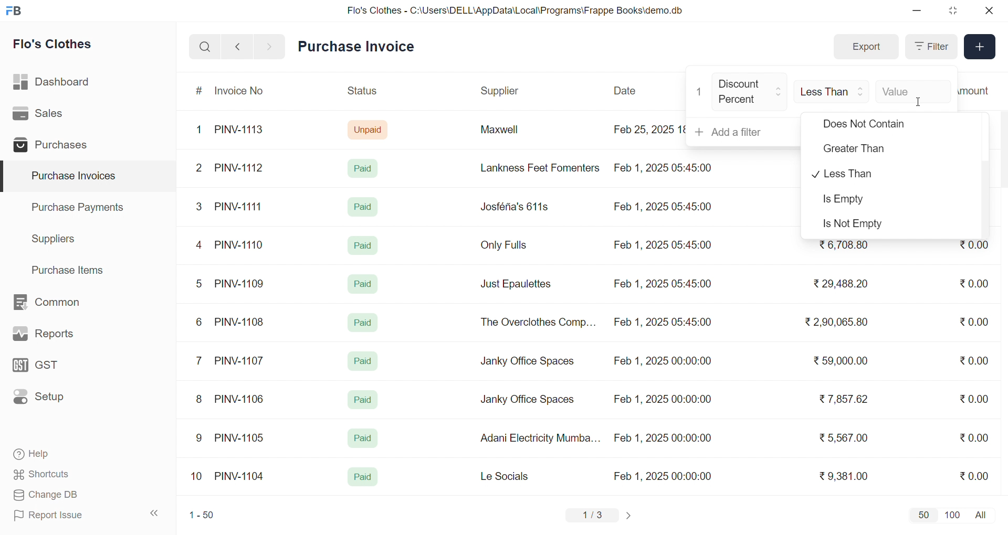 The width and height of the screenshot is (1008, 535). What do you see at coordinates (54, 146) in the screenshot?
I see `Purchases` at bounding box center [54, 146].